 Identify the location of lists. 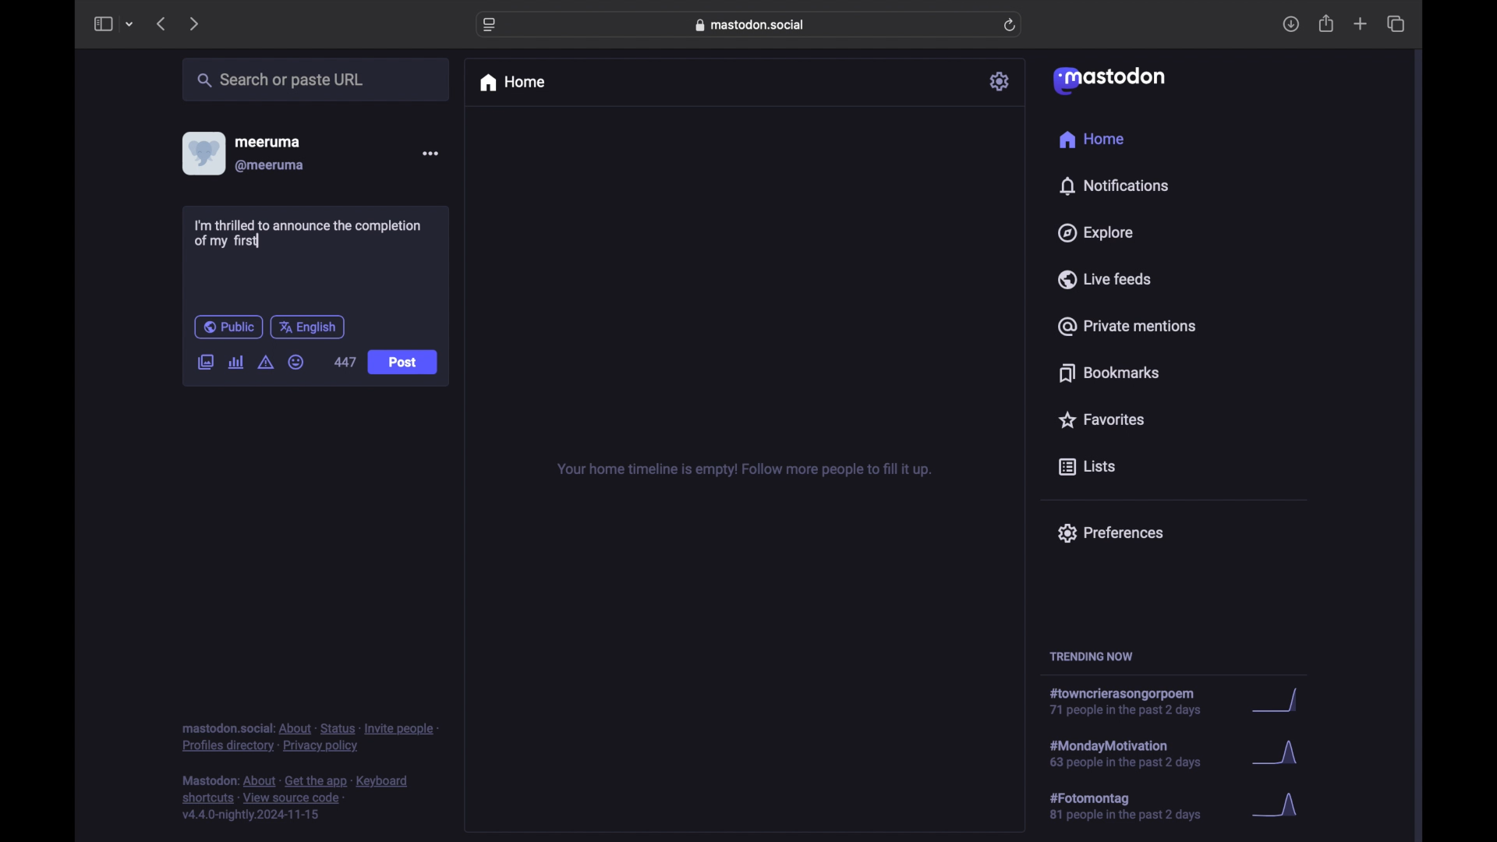
(1087, 468).